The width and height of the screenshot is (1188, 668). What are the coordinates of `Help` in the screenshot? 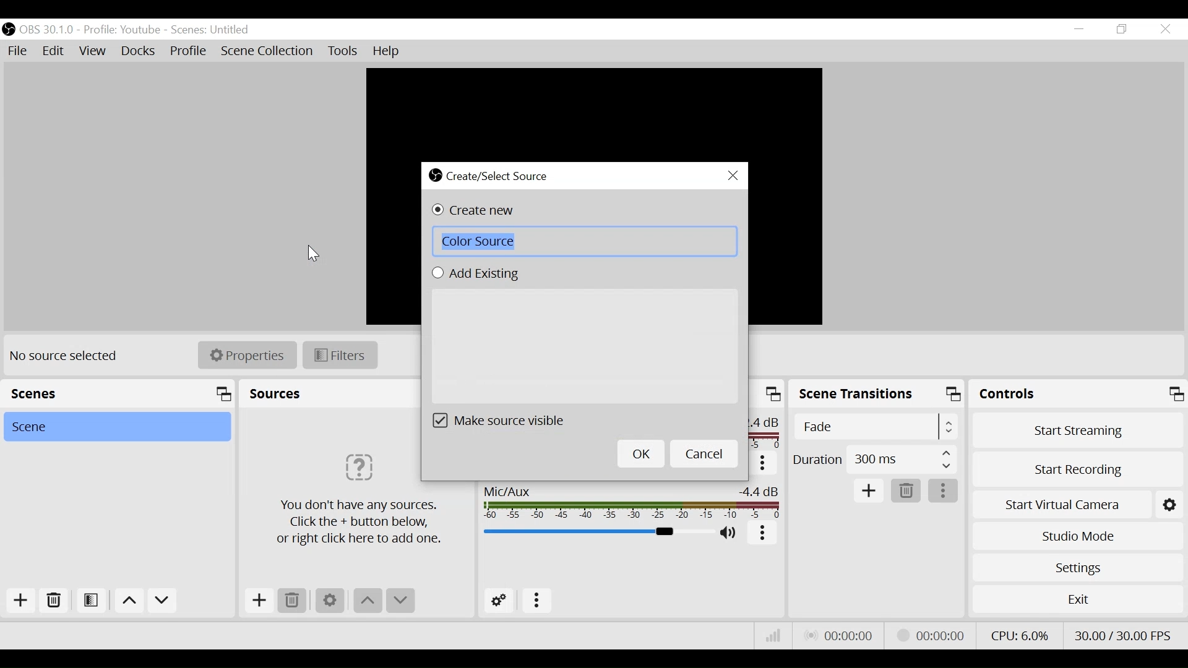 It's located at (390, 51).